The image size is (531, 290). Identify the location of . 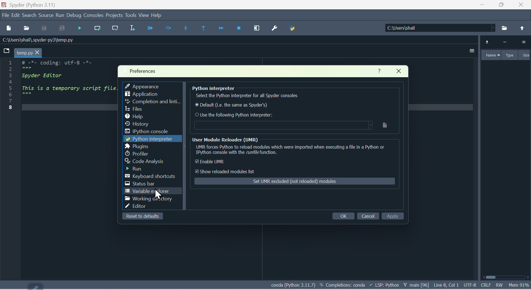
(16, 14).